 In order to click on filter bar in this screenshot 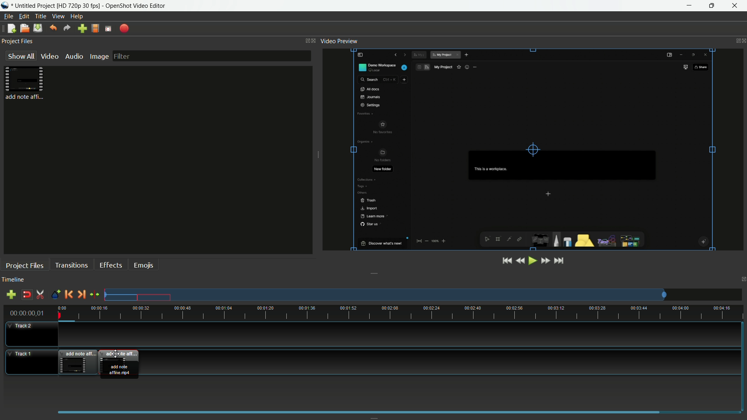, I will do `click(211, 56)`.